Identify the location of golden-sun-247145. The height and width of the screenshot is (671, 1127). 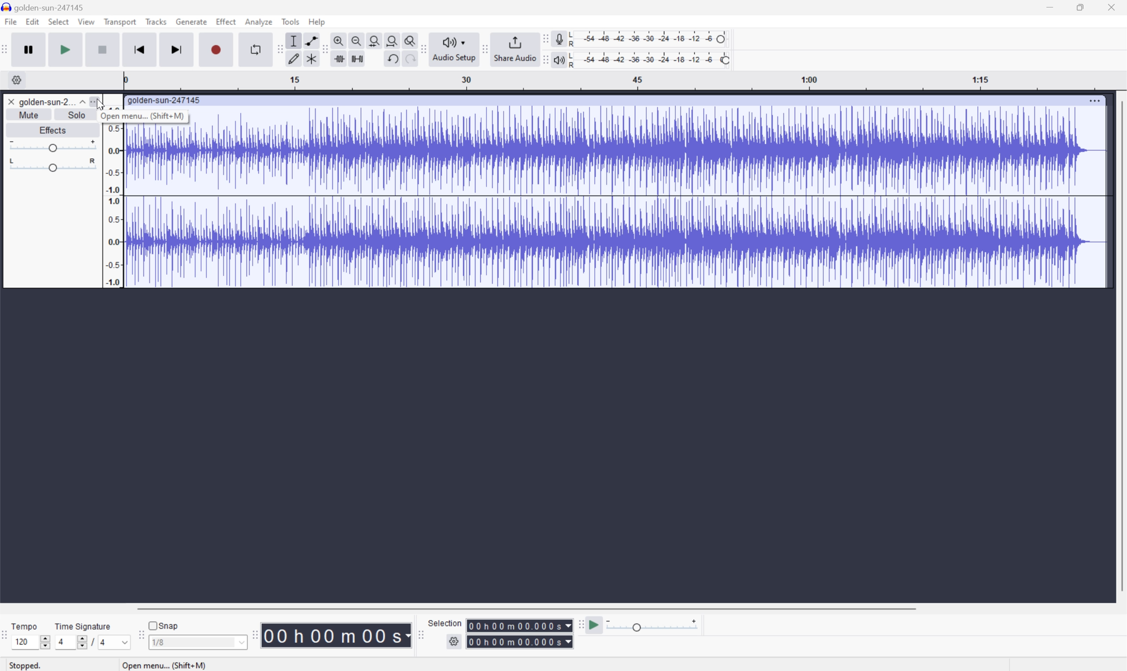
(167, 99).